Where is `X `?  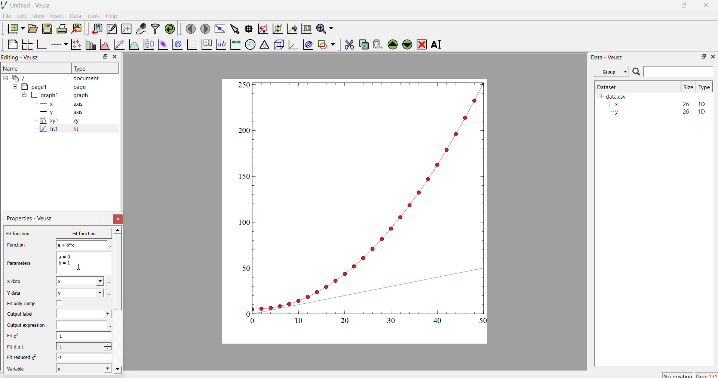
X  is located at coordinates (82, 368).